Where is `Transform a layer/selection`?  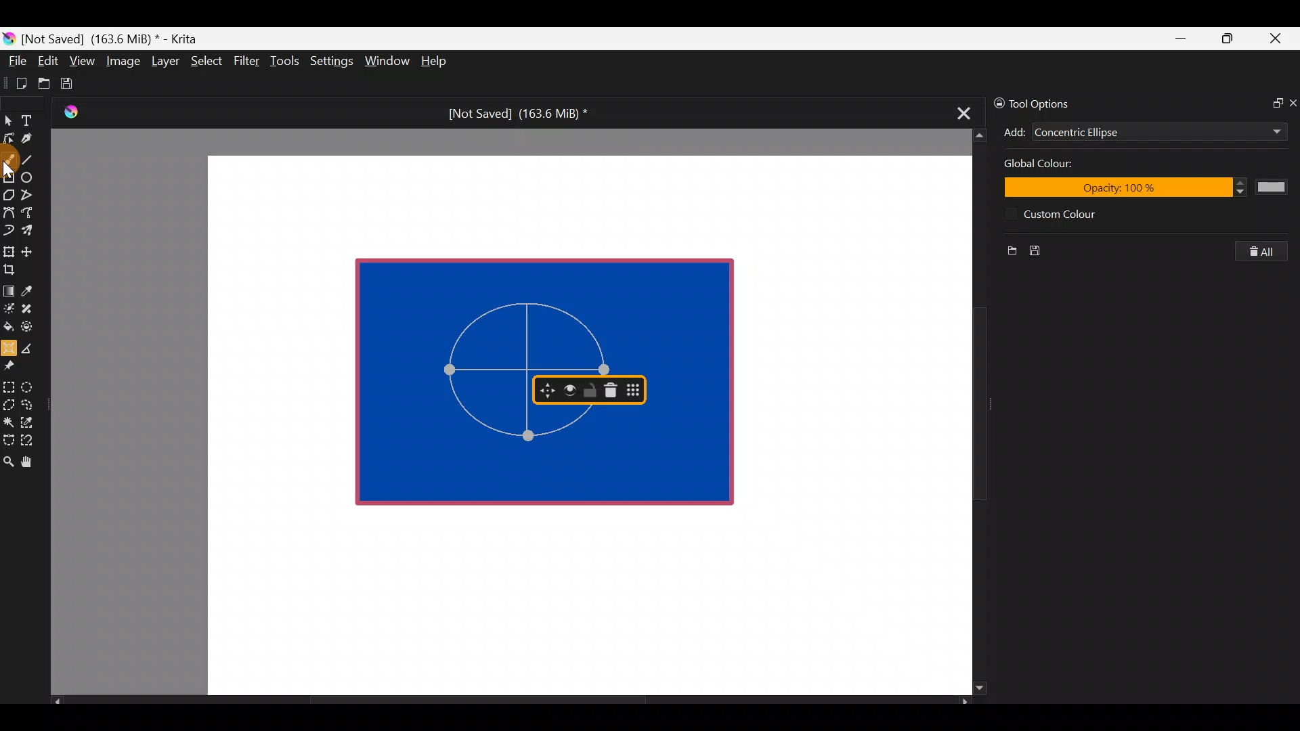
Transform a layer/selection is located at coordinates (8, 249).